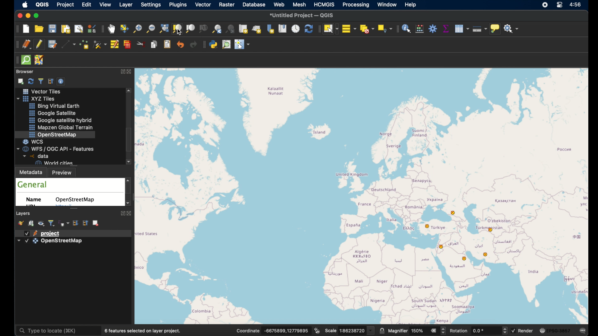  I want to click on magnifier, so click(398, 331).